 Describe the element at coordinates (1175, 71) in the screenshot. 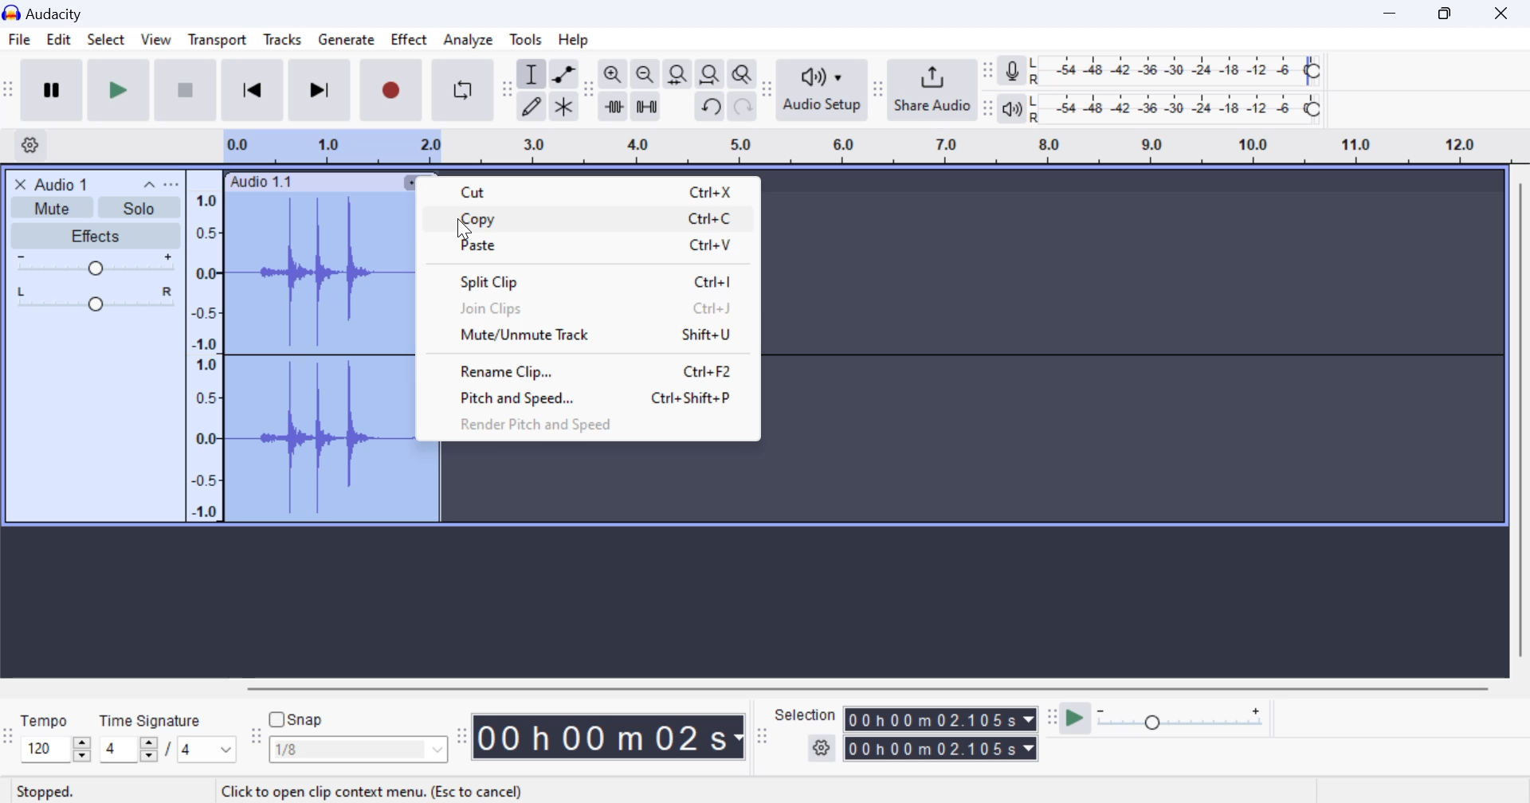

I see `Recording Level` at that location.